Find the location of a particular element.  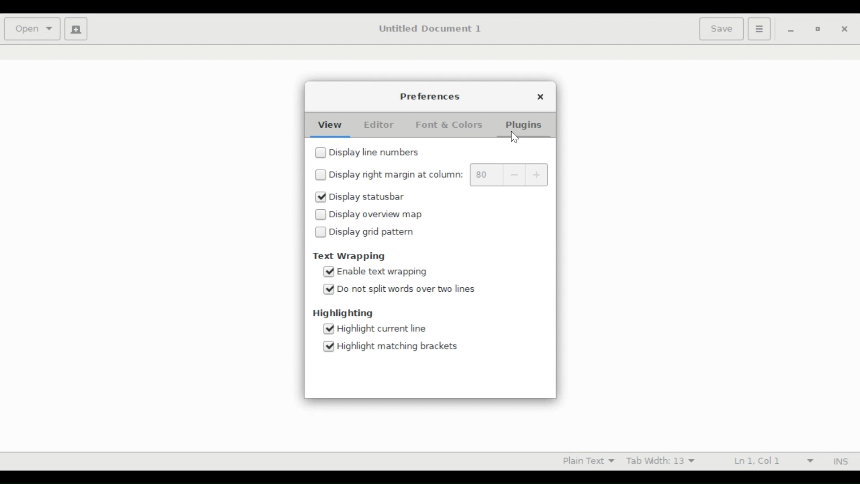

(un)check Enable text wrapping is located at coordinates (384, 273).